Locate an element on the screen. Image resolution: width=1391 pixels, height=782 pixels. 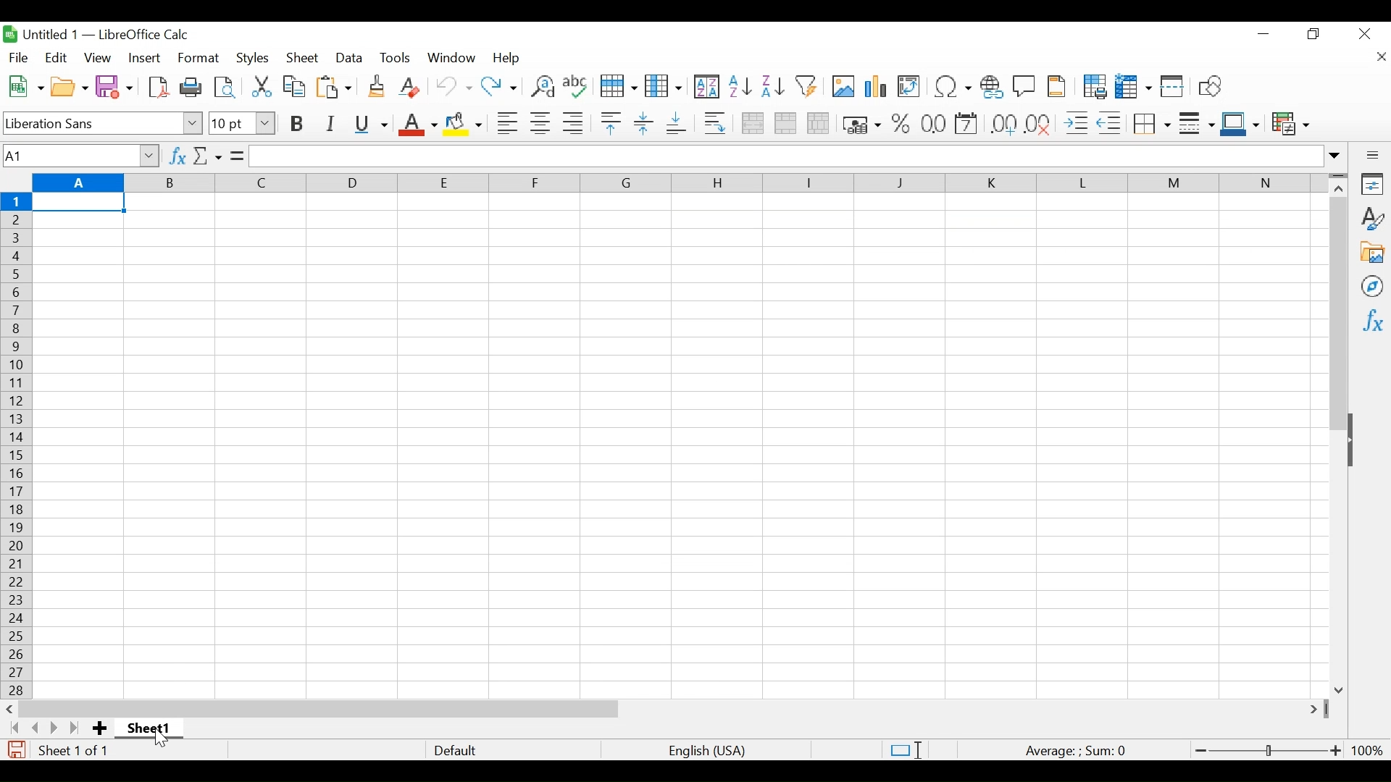
Align Top is located at coordinates (610, 123).